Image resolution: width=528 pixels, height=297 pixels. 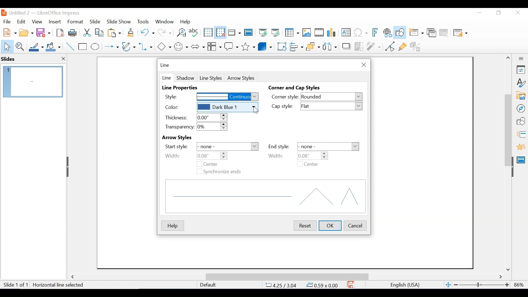 I want to click on Cursor, so click(x=256, y=111).